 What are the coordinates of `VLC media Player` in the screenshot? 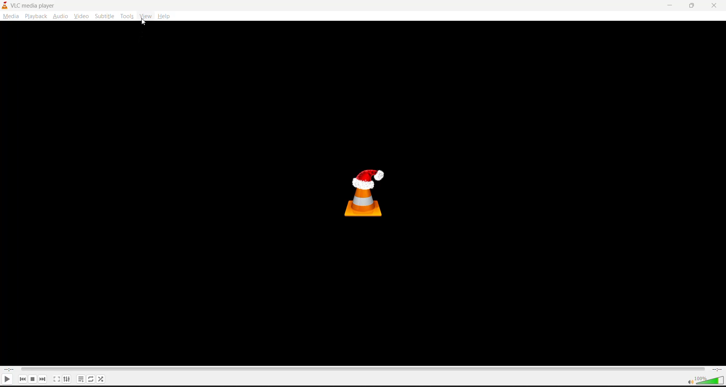 It's located at (40, 6).